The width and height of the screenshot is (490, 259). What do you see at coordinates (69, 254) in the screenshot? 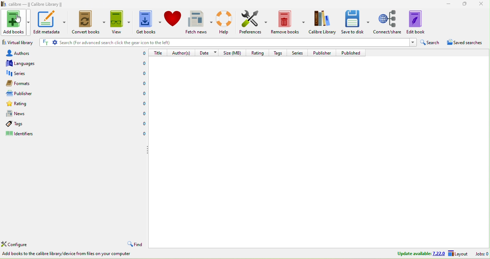
I see `add books to the calibre library /device from files on your computer` at bounding box center [69, 254].